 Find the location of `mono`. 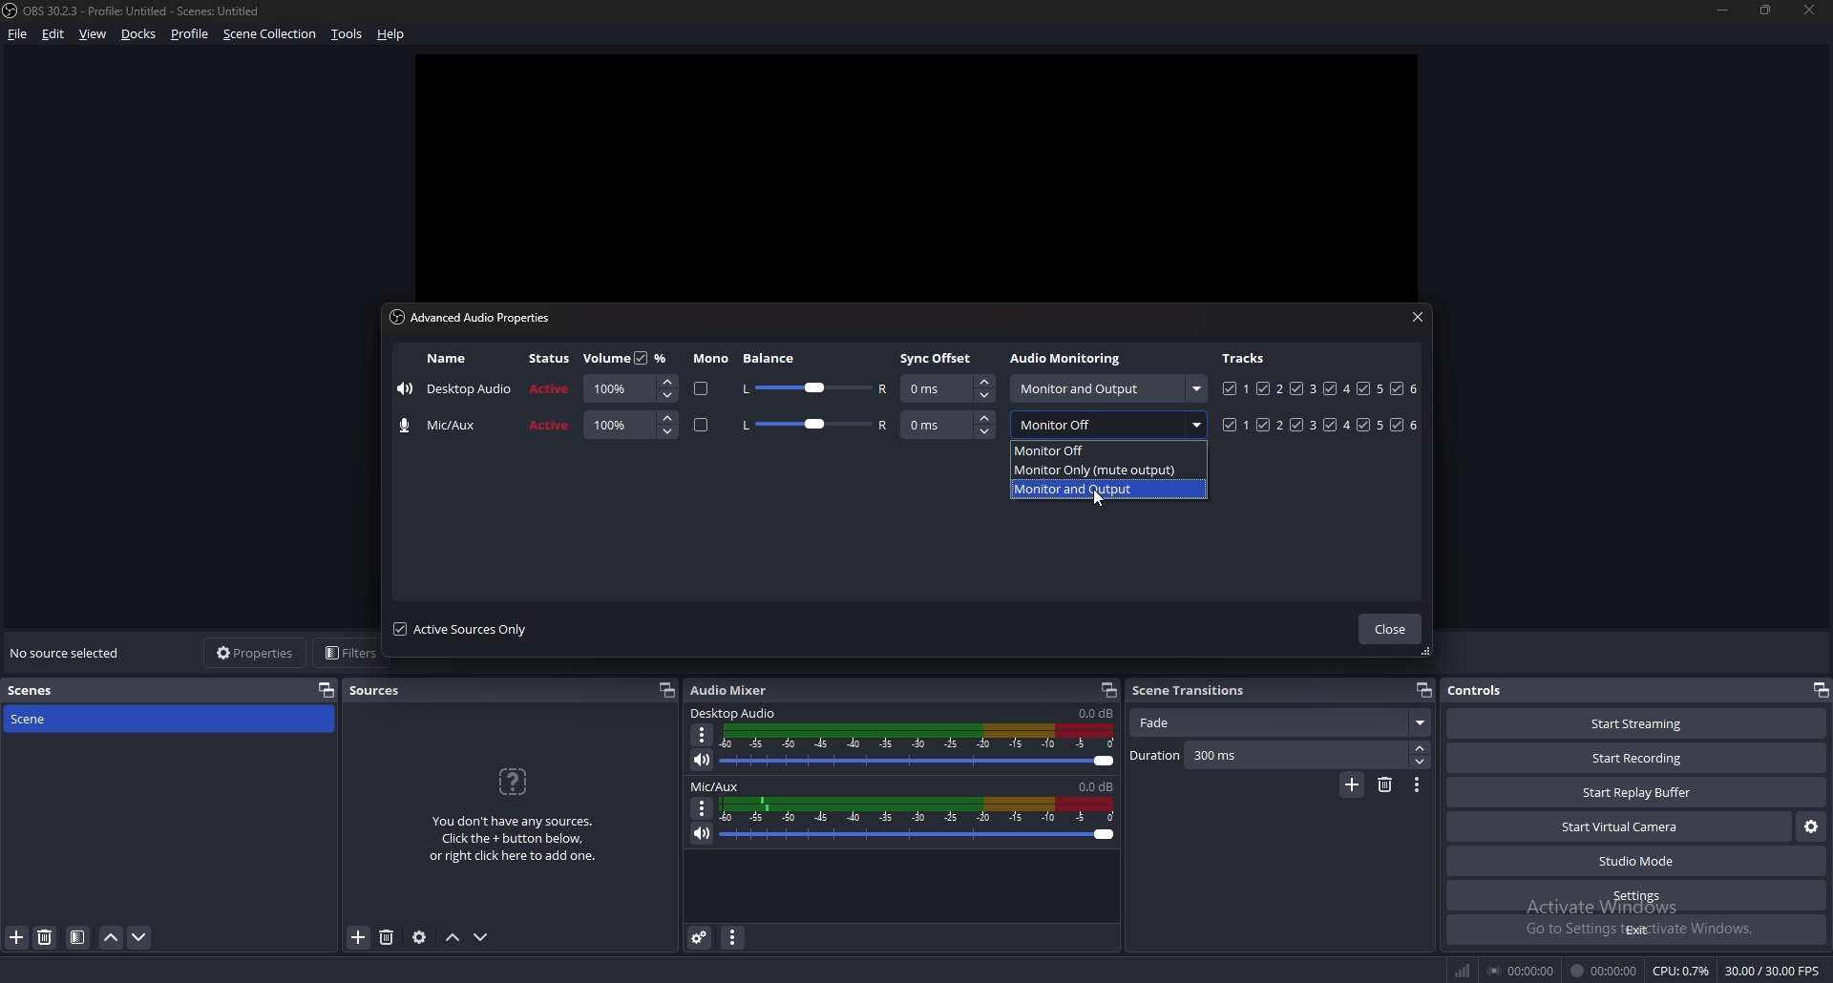

mono is located at coordinates (702, 388).